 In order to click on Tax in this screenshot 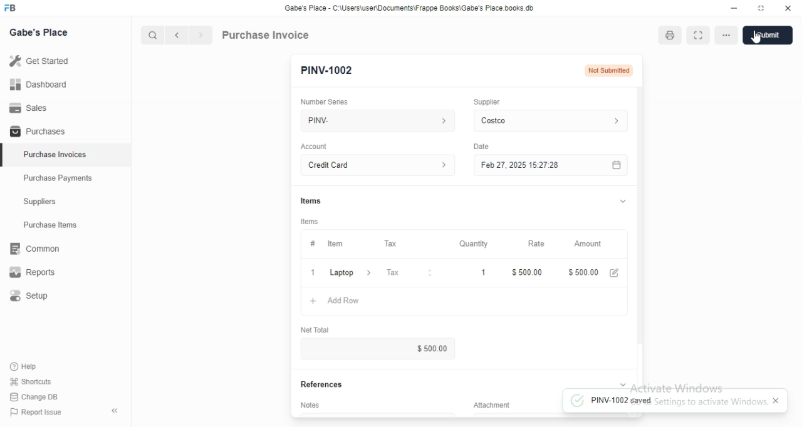, I will do `click(408, 272)`.